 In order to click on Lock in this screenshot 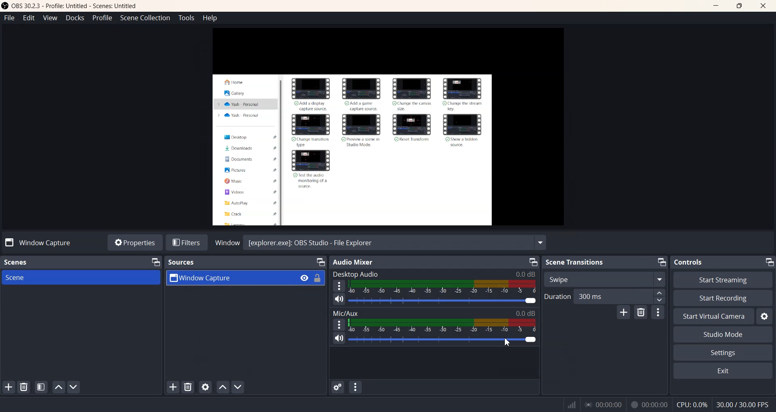, I will do `click(318, 278)`.